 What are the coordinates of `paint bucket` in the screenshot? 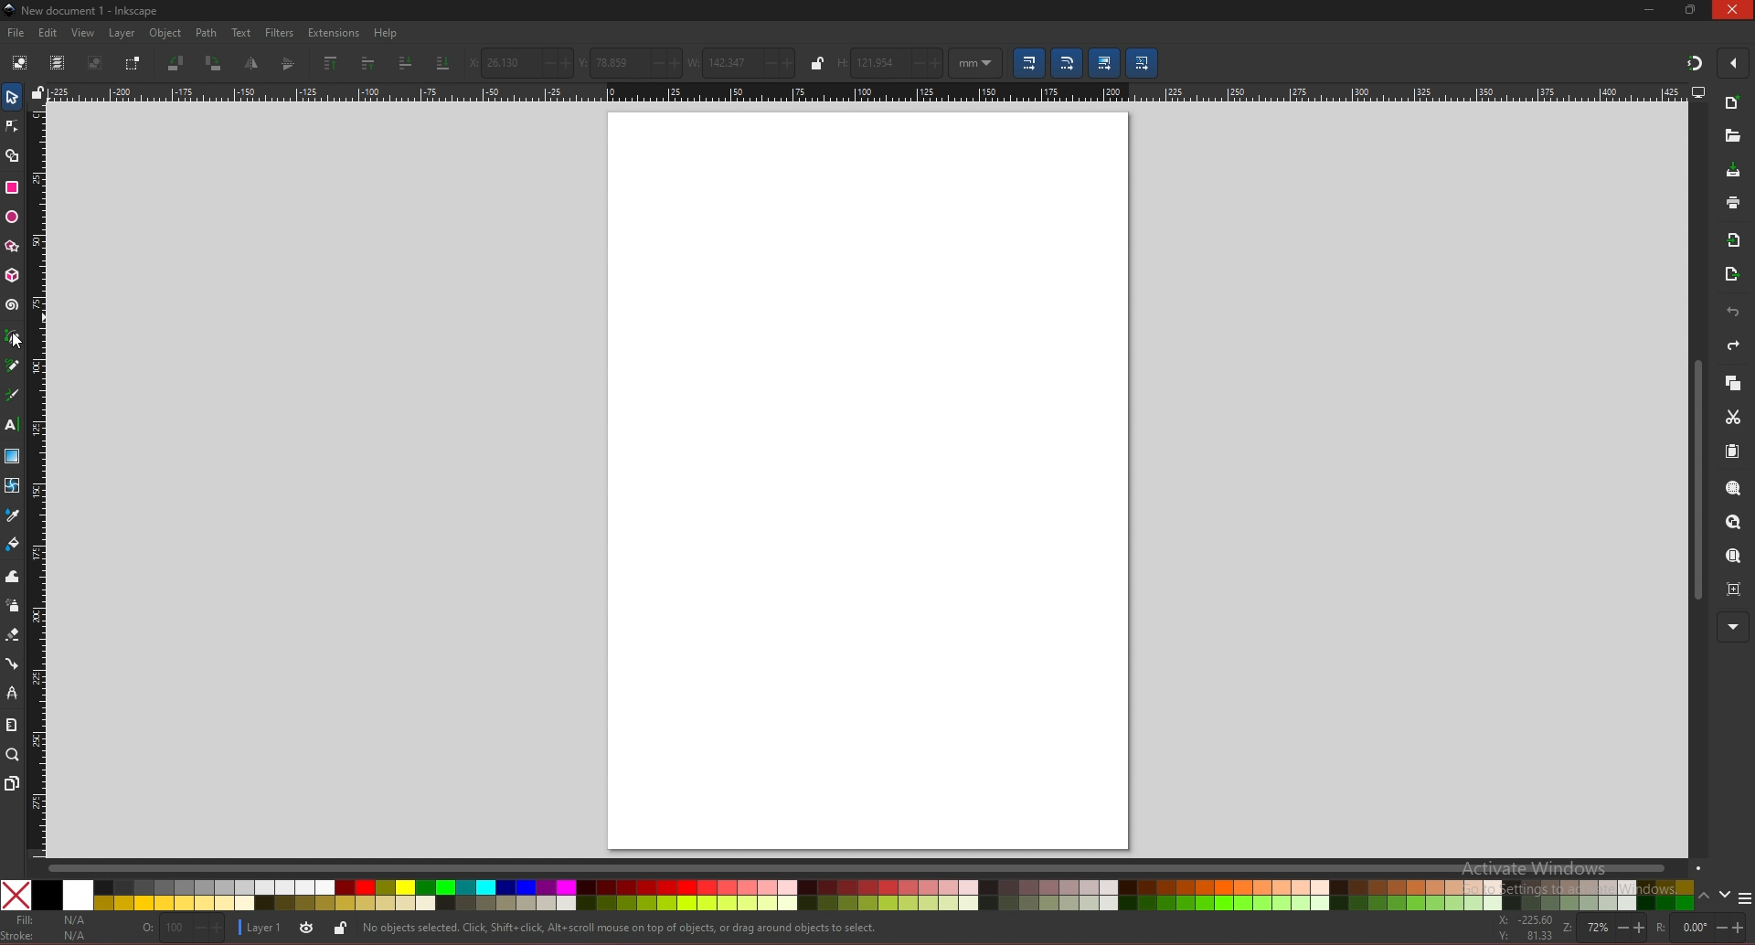 It's located at (13, 543).